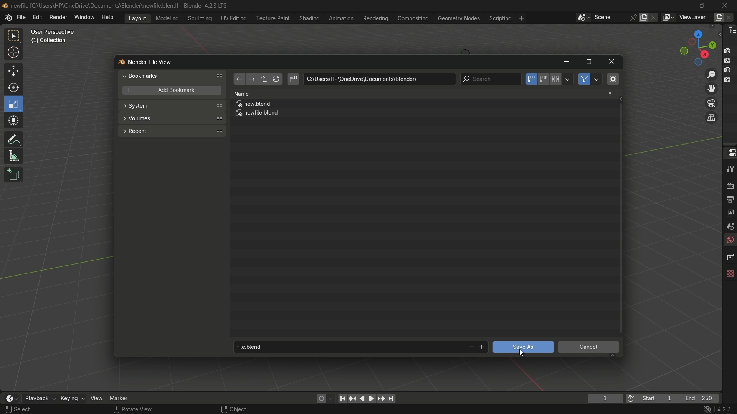  What do you see at coordinates (597, 79) in the screenshot?
I see `filter settings` at bounding box center [597, 79].